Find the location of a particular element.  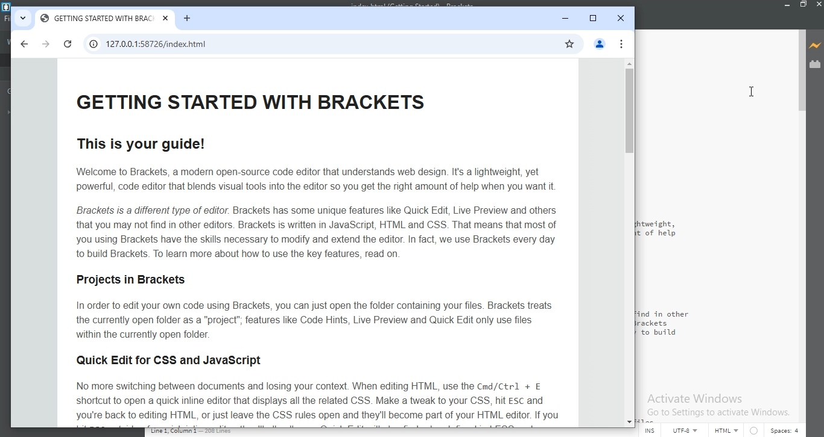

HTML is located at coordinates (727, 432).